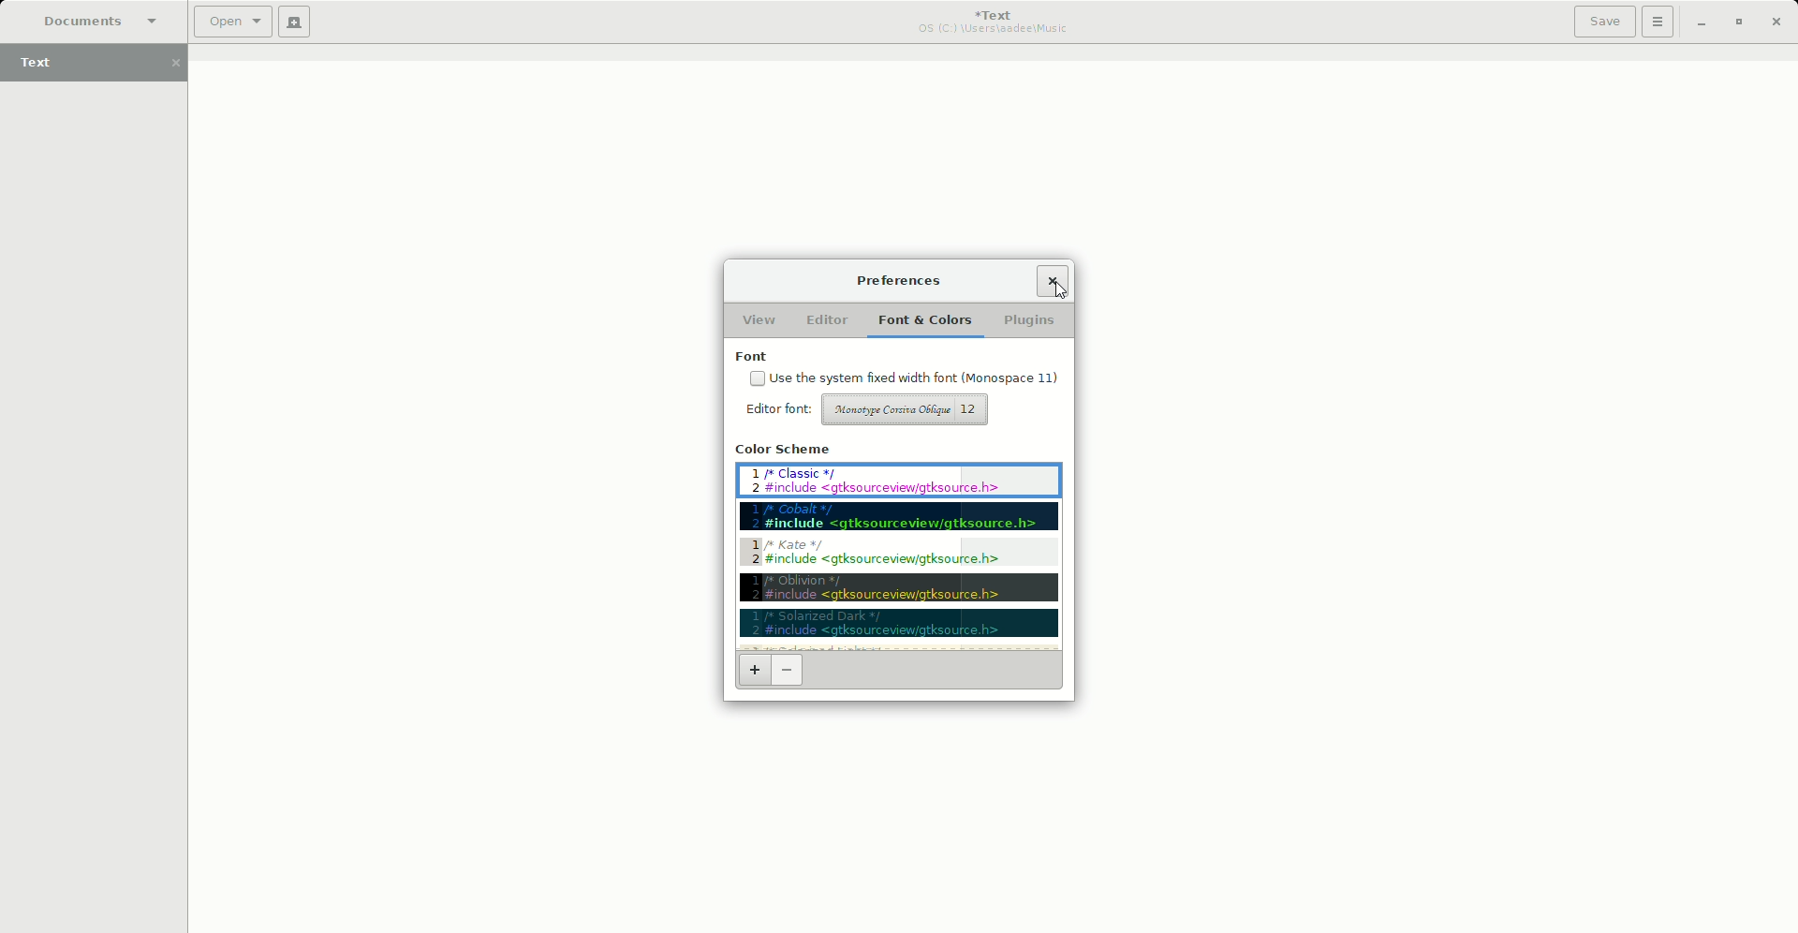 The image size is (1798, 933). Describe the element at coordinates (900, 542) in the screenshot. I see `color scheme select` at that location.